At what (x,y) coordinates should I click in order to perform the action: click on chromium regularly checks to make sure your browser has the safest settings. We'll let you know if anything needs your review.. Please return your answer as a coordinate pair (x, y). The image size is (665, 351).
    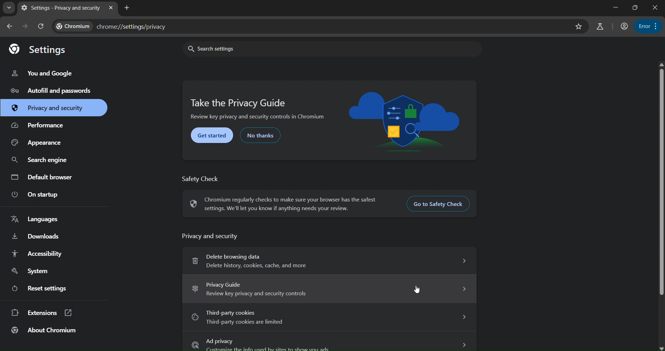
    Looking at the image, I should click on (287, 204).